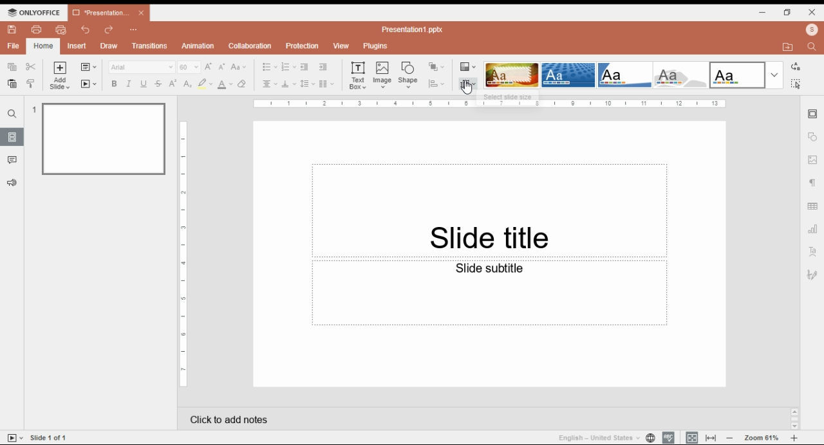 Image resolution: width=824 pixels, height=445 pixels. I want to click on profile, so click(812, 30).